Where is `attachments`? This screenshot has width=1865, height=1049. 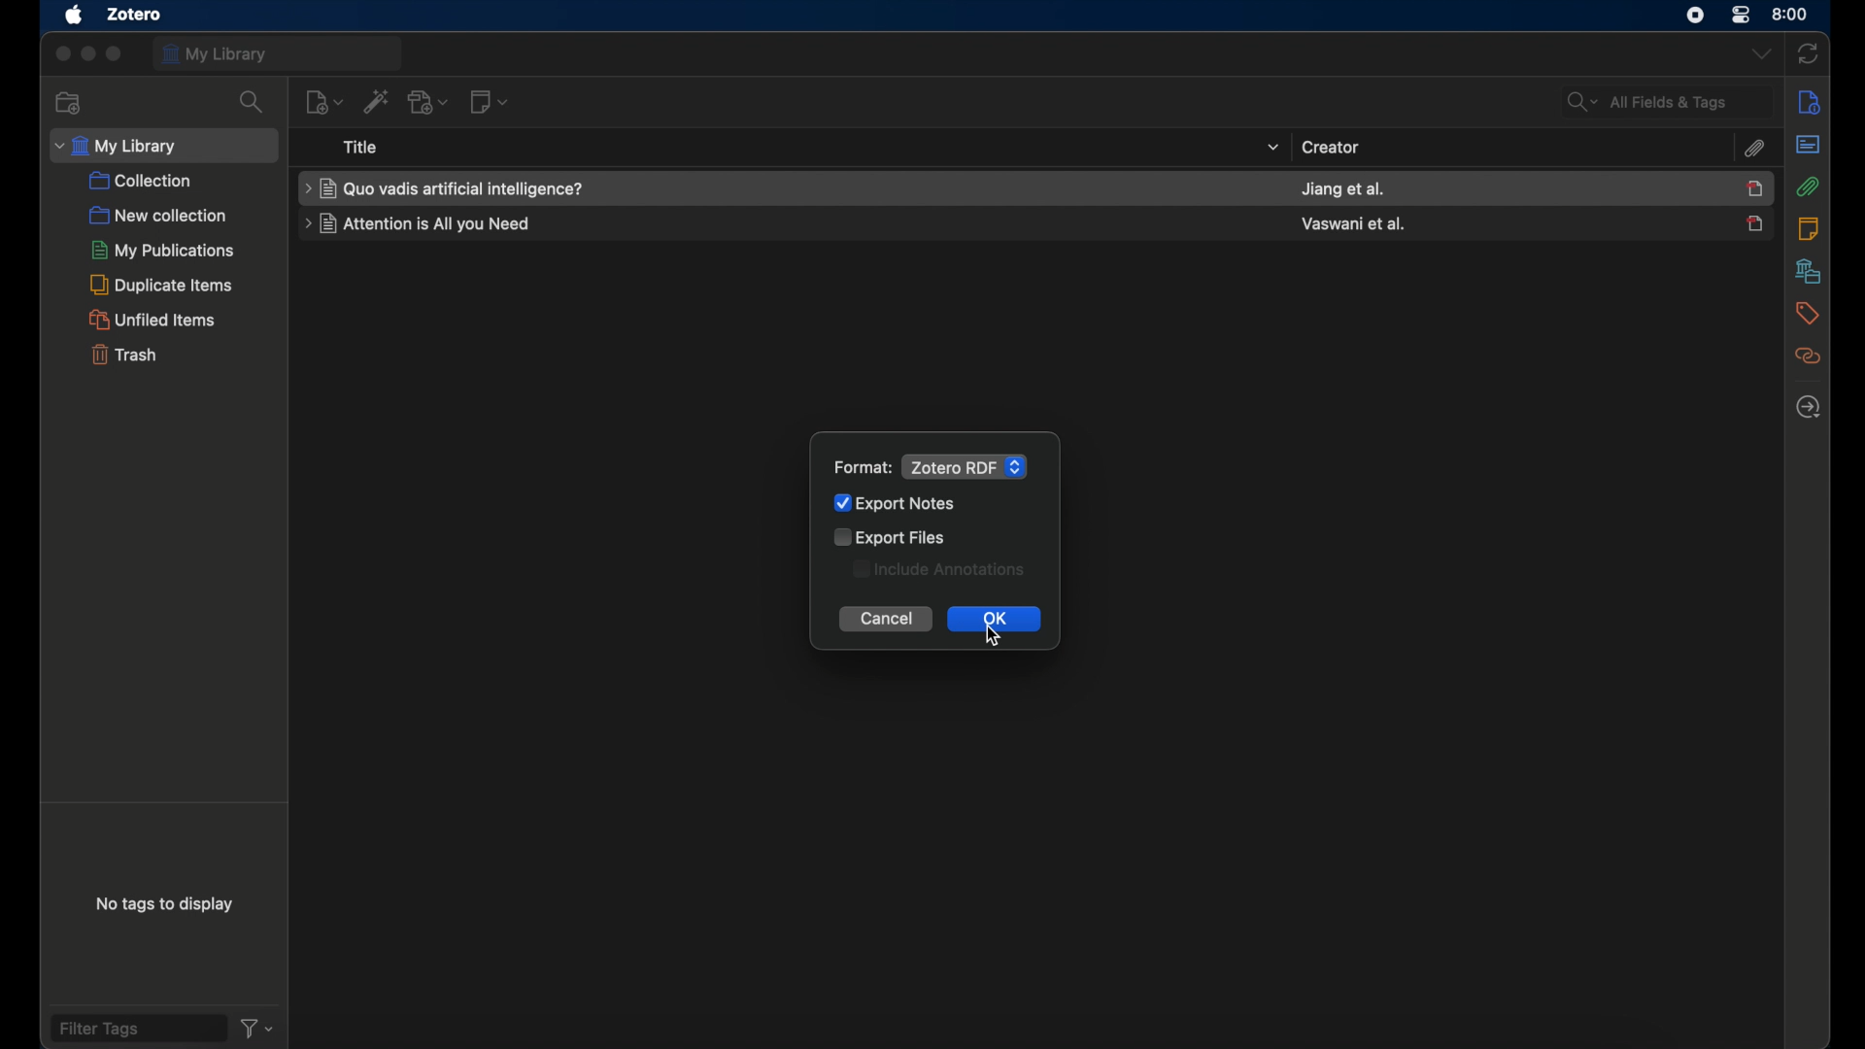
attachments is located at coordinates (1753, 150).